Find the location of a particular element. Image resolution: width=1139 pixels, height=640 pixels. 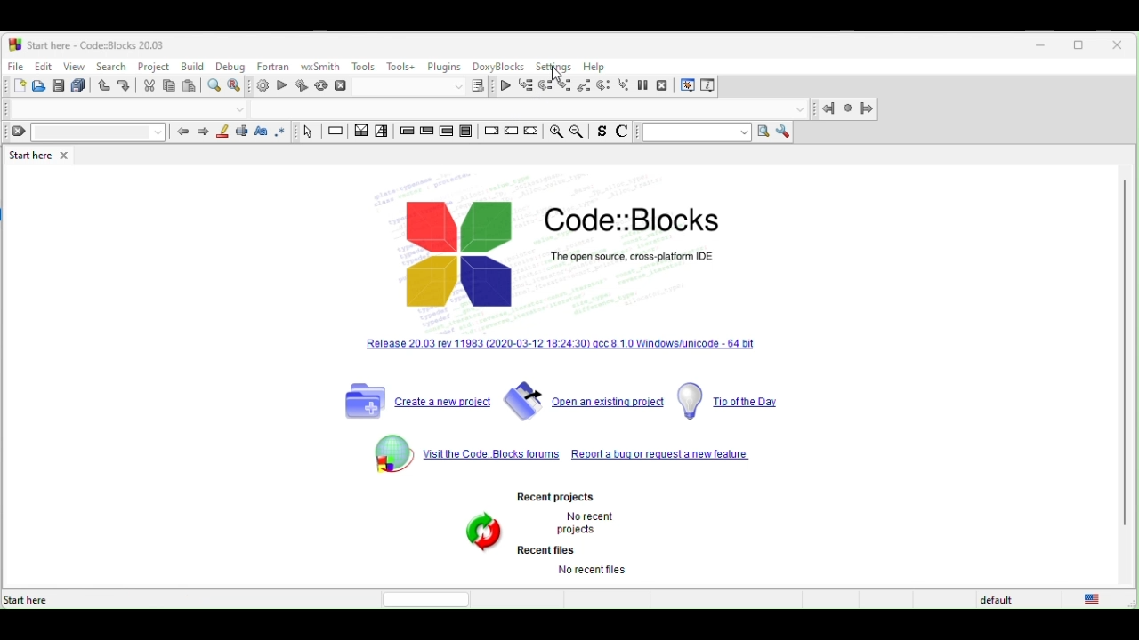

rebuild is located at coordinates (324, 87).